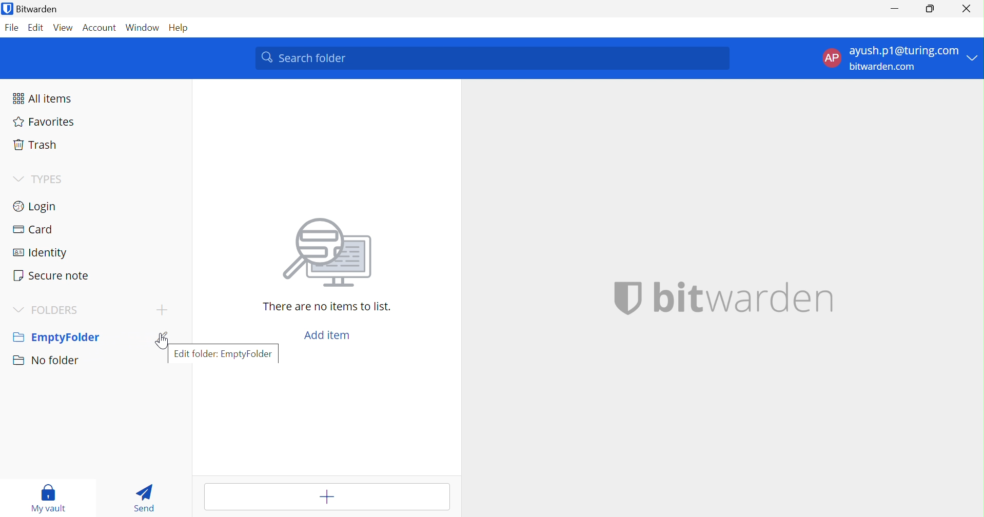 This screenshot has width=984, height=517. Describe the element at coordinates (49, 498) in the screenshot. I see `My Vault` at that location.